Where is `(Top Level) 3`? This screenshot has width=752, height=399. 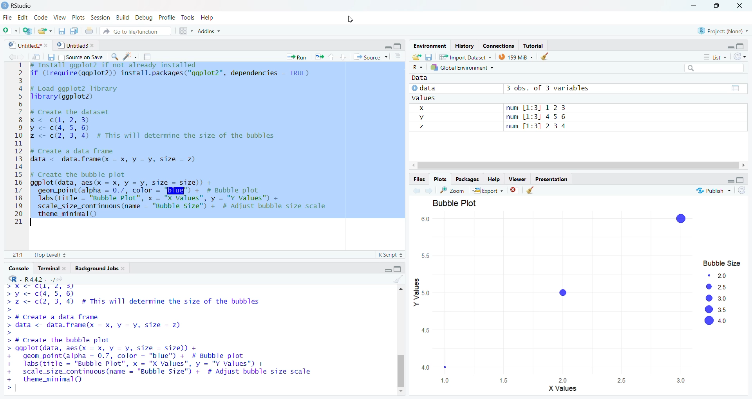
(Top Level) 3 is located at coordinates (46, 256).